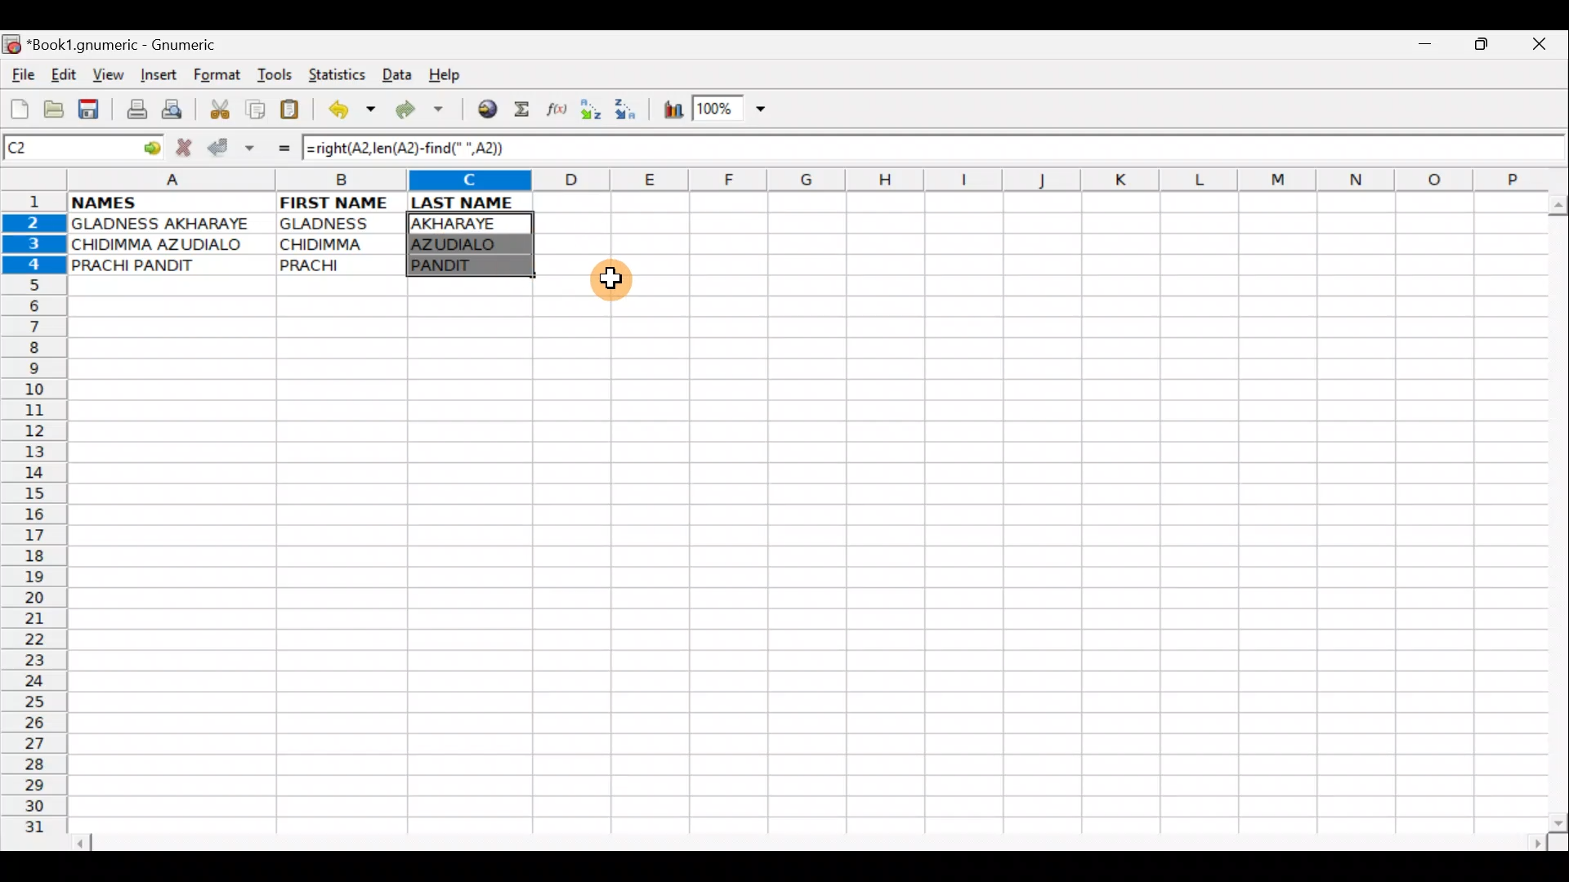 This screenshot has height=882, width=1569. Describe the element at coordinates (527, 110) in the screenshot. I see `Sum in the current cell` at that location.